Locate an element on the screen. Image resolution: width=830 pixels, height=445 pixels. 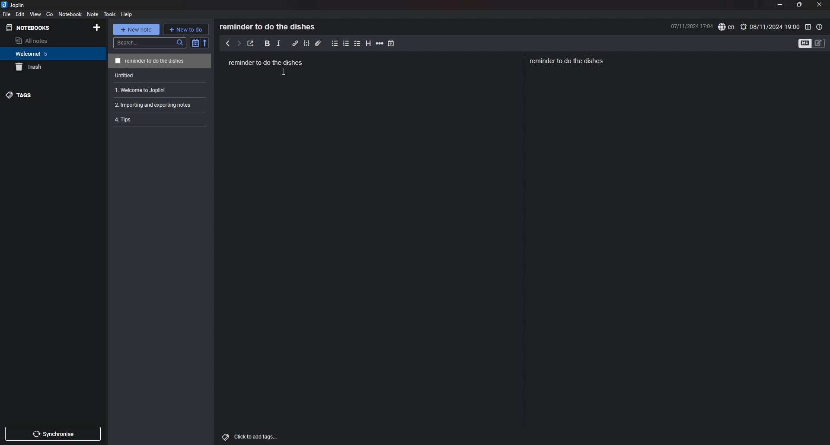
all notes is located at coordinates (46, 40).